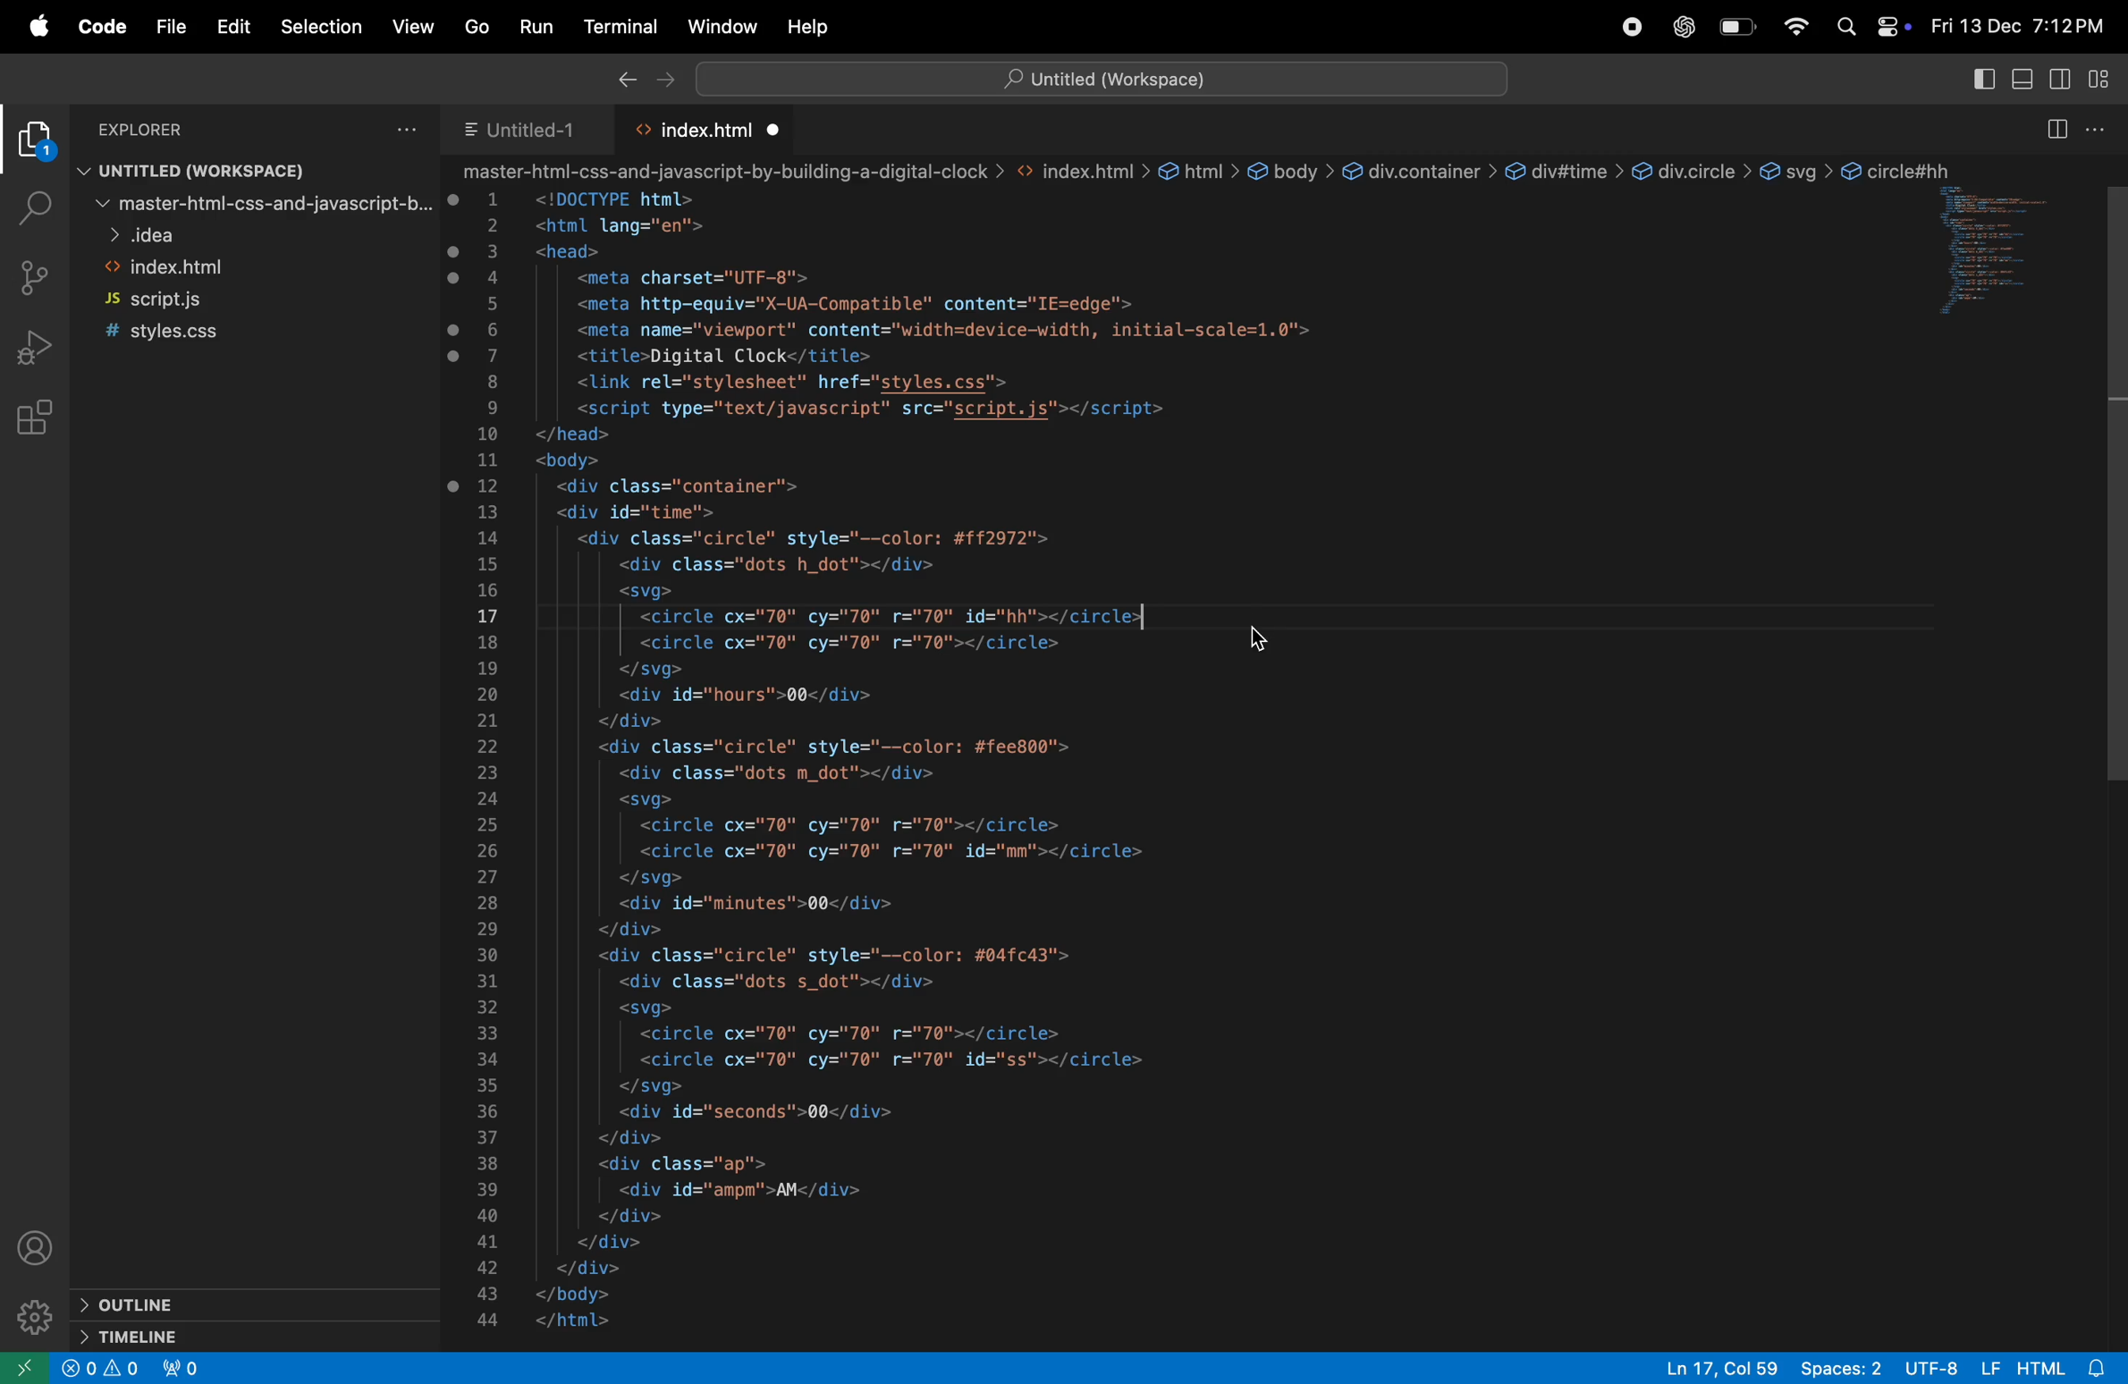 The image size is (2128, 1384). What do you see at coordinates (1265, 644) in the screenshot?
I see `cursor` at bounding box center [1265, 644].